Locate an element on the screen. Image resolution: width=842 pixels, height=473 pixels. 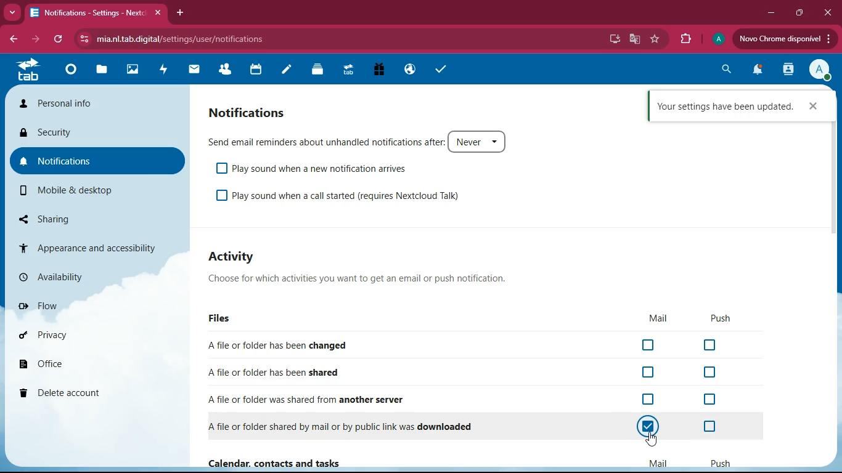
off is located at coordinates (645, 429).